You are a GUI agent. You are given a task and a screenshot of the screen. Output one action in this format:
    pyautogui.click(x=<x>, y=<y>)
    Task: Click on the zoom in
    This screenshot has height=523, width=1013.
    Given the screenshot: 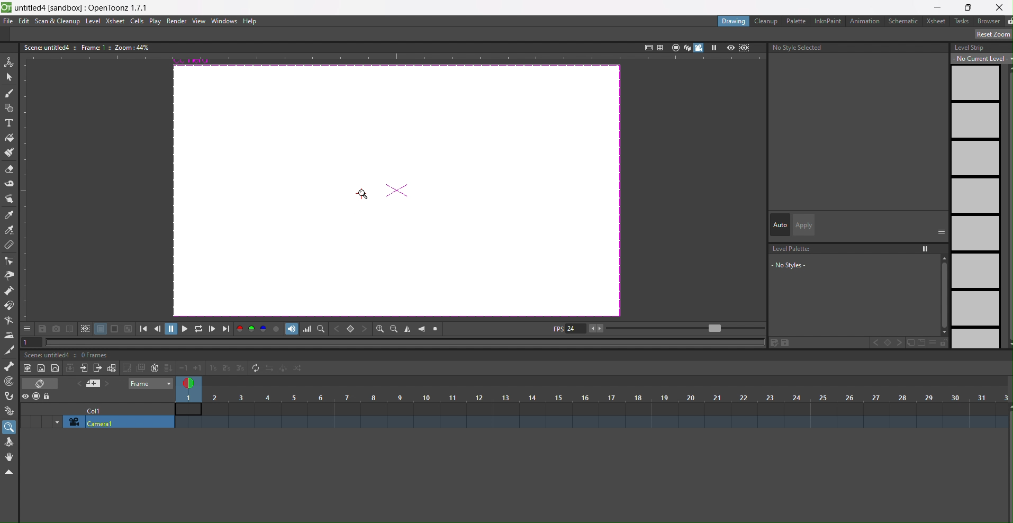 What is the action you would take?
    pyautogui.click(x=377, y=328)
    